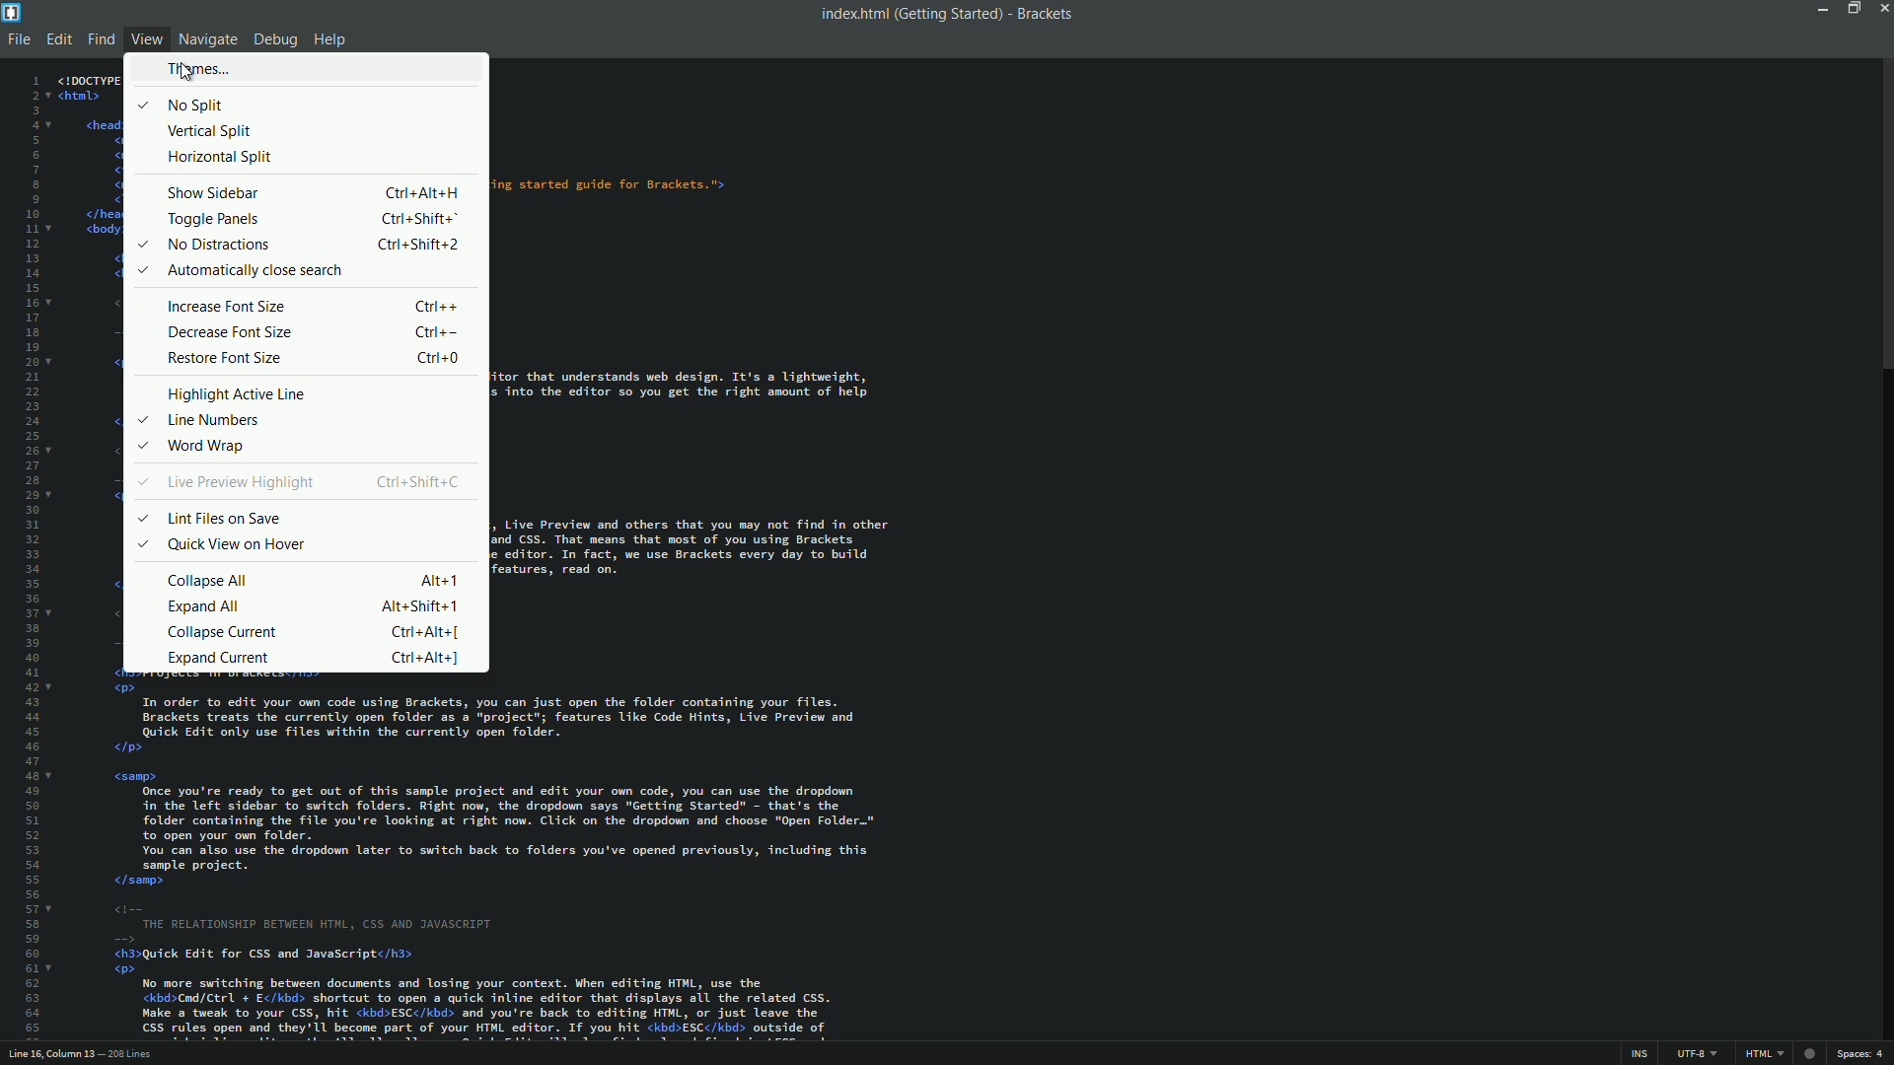 This screenshot has width=1894, height=1065. Describe the element at coordinates (218, 421) in the screenshot. I see `line numbers` at that location.